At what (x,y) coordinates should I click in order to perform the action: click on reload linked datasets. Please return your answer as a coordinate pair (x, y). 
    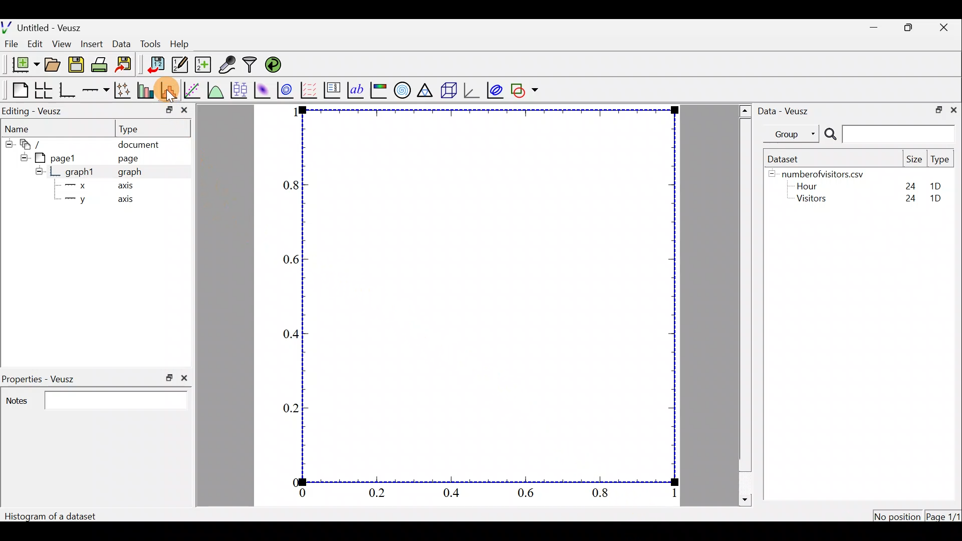
    Looking at the image, I should click on (277, 65).